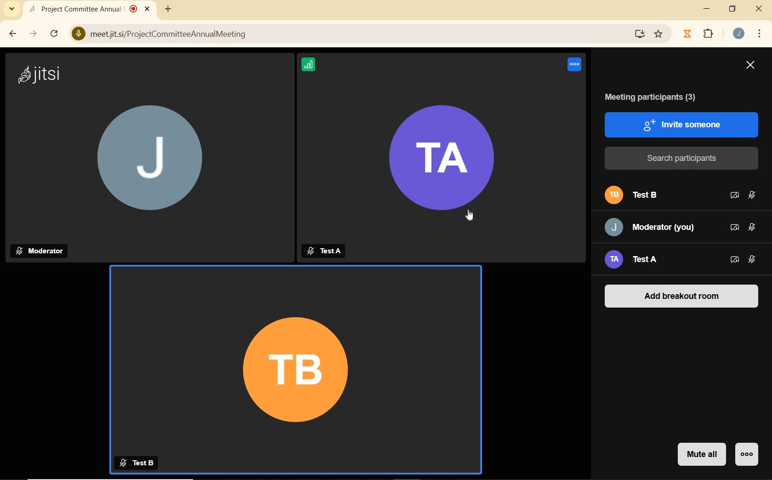 This screenshot has height=480, width=772. I want to click on CAMERA, so click(735, 260).